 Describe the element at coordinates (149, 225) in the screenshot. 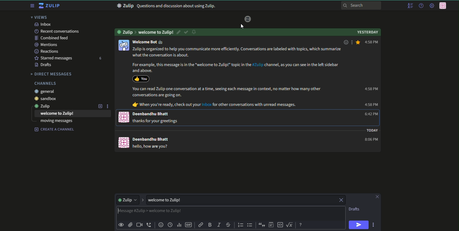

I see `add voice call` at that location.